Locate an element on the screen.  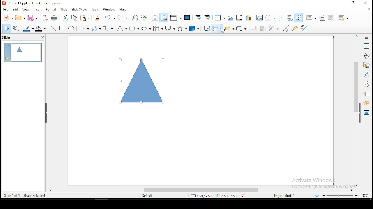
cursor is located at coordinates (222, 31).